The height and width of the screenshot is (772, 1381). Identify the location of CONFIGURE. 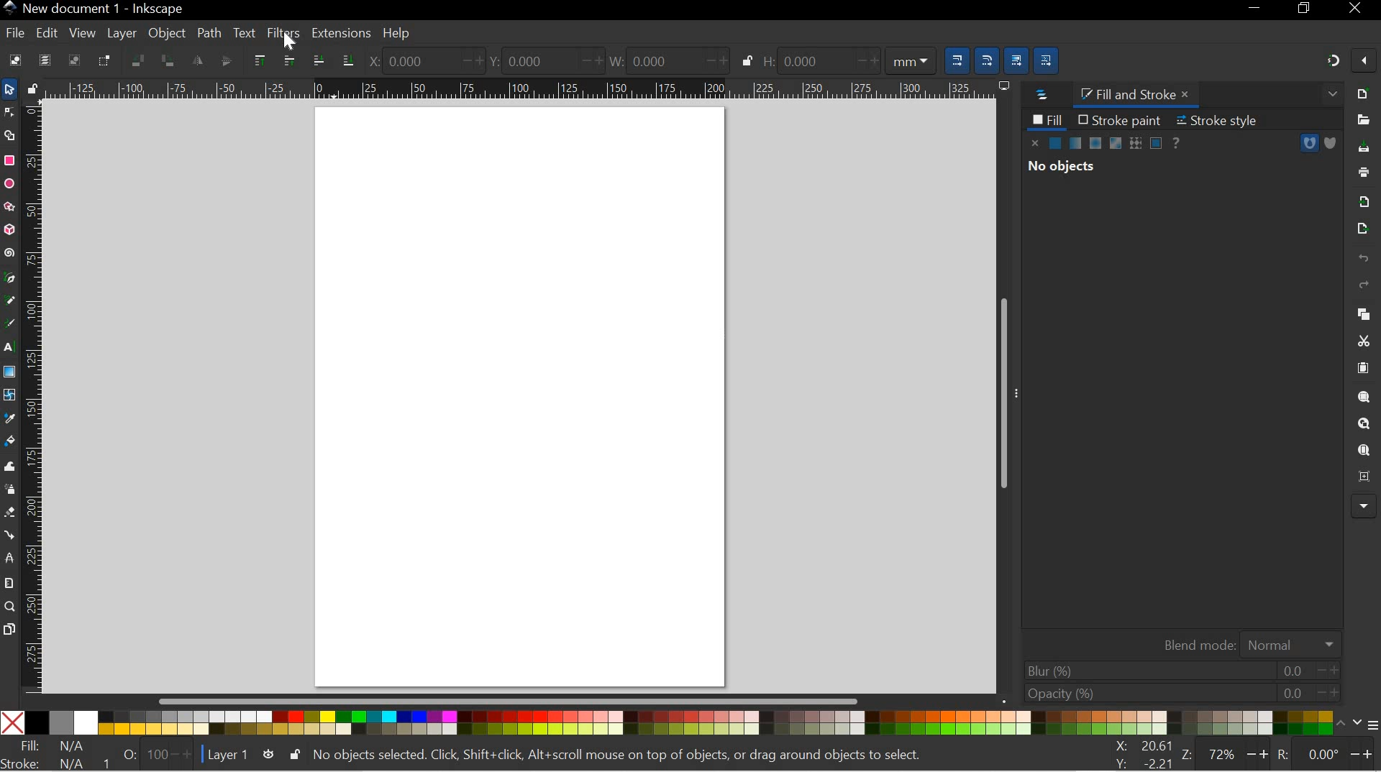
(1364, 727).